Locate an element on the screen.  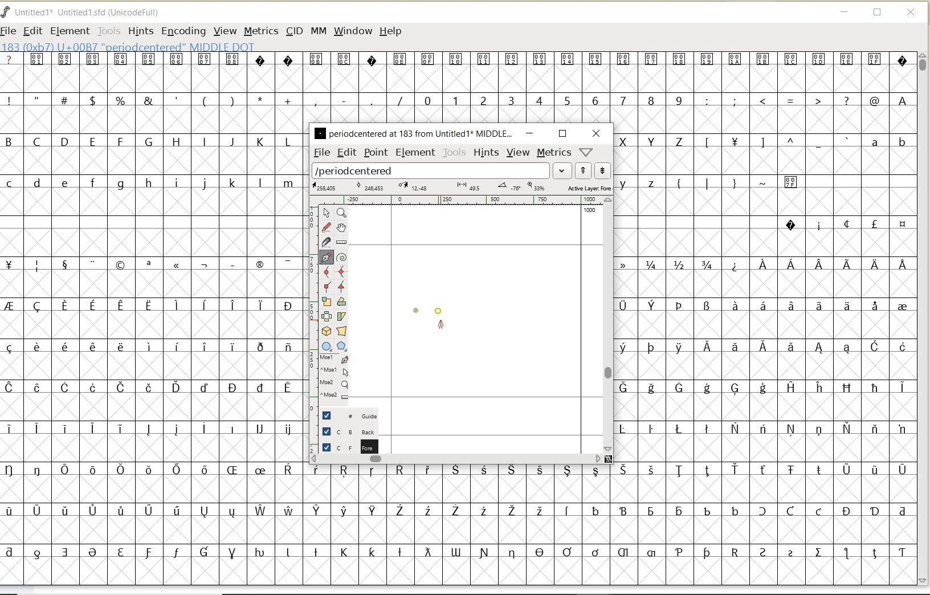
WINDOW is located at coordinates (353, 31).